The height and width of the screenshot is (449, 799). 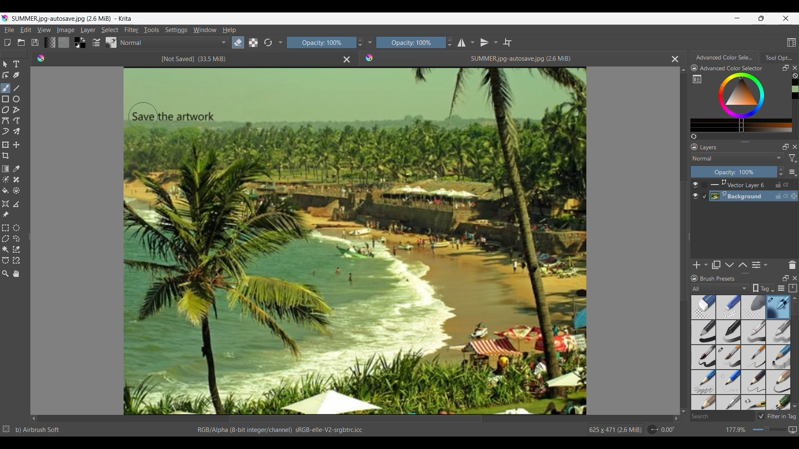 I want to click on 0.00, so click(x=668, y=430).